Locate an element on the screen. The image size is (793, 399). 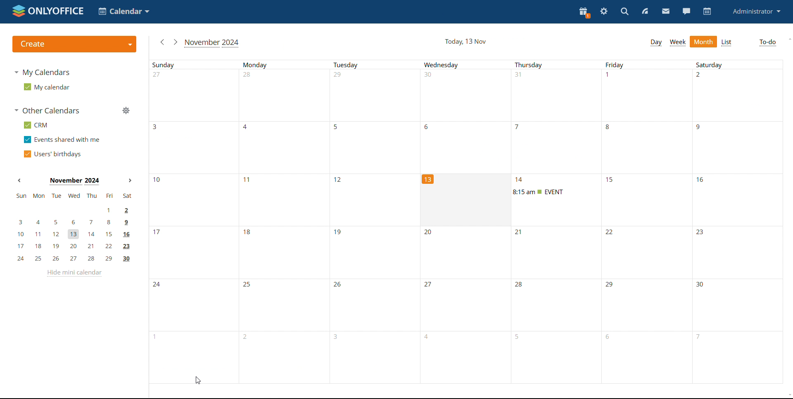
next month is located at coordinates (129, 181).